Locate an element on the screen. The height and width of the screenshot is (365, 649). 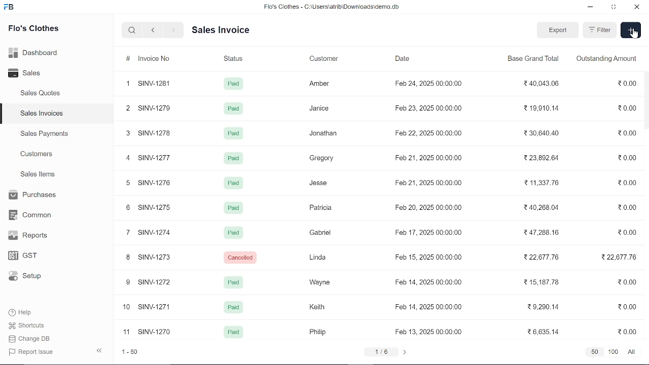
restore down is located at coordinates (612, 8).